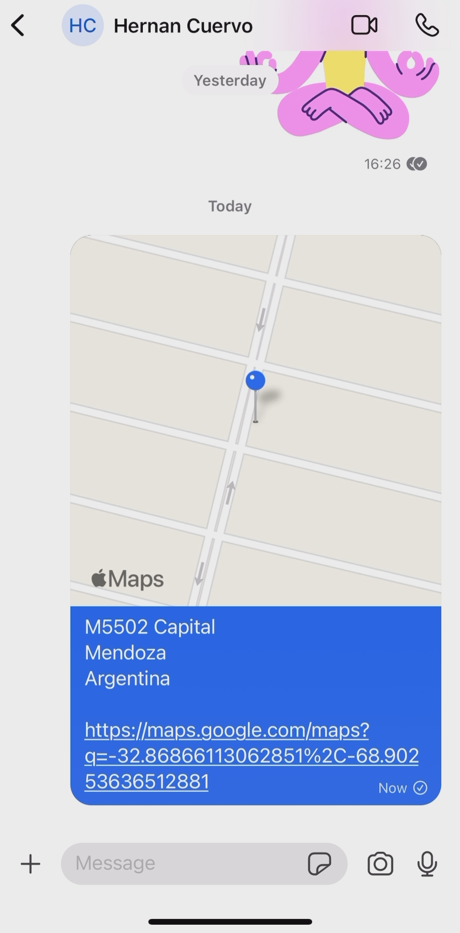 This screenshot has height=933, width=460. Describe the element at coordinates (157, 24) in the screenshot. I see `Hernan Cuervo profile` at that location.